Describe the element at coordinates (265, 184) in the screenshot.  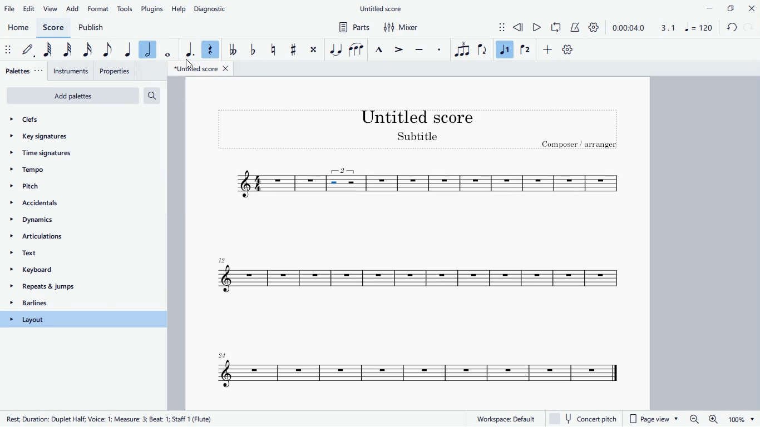
I see `score` at that location.